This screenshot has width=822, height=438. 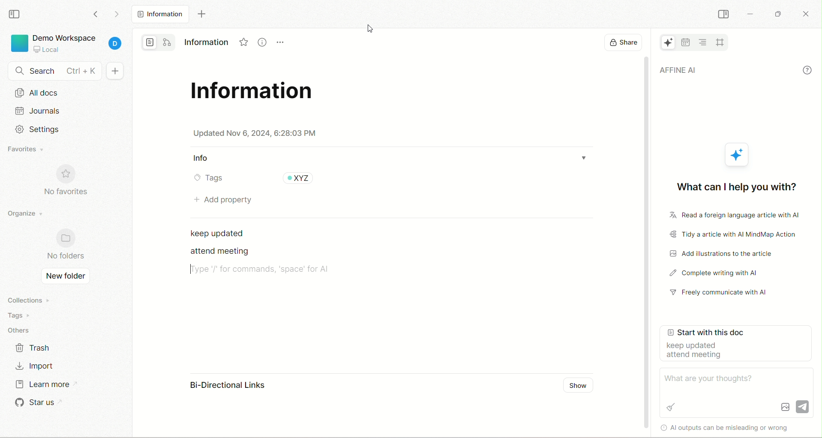 I want to click on show, so click(x=578, y=387).